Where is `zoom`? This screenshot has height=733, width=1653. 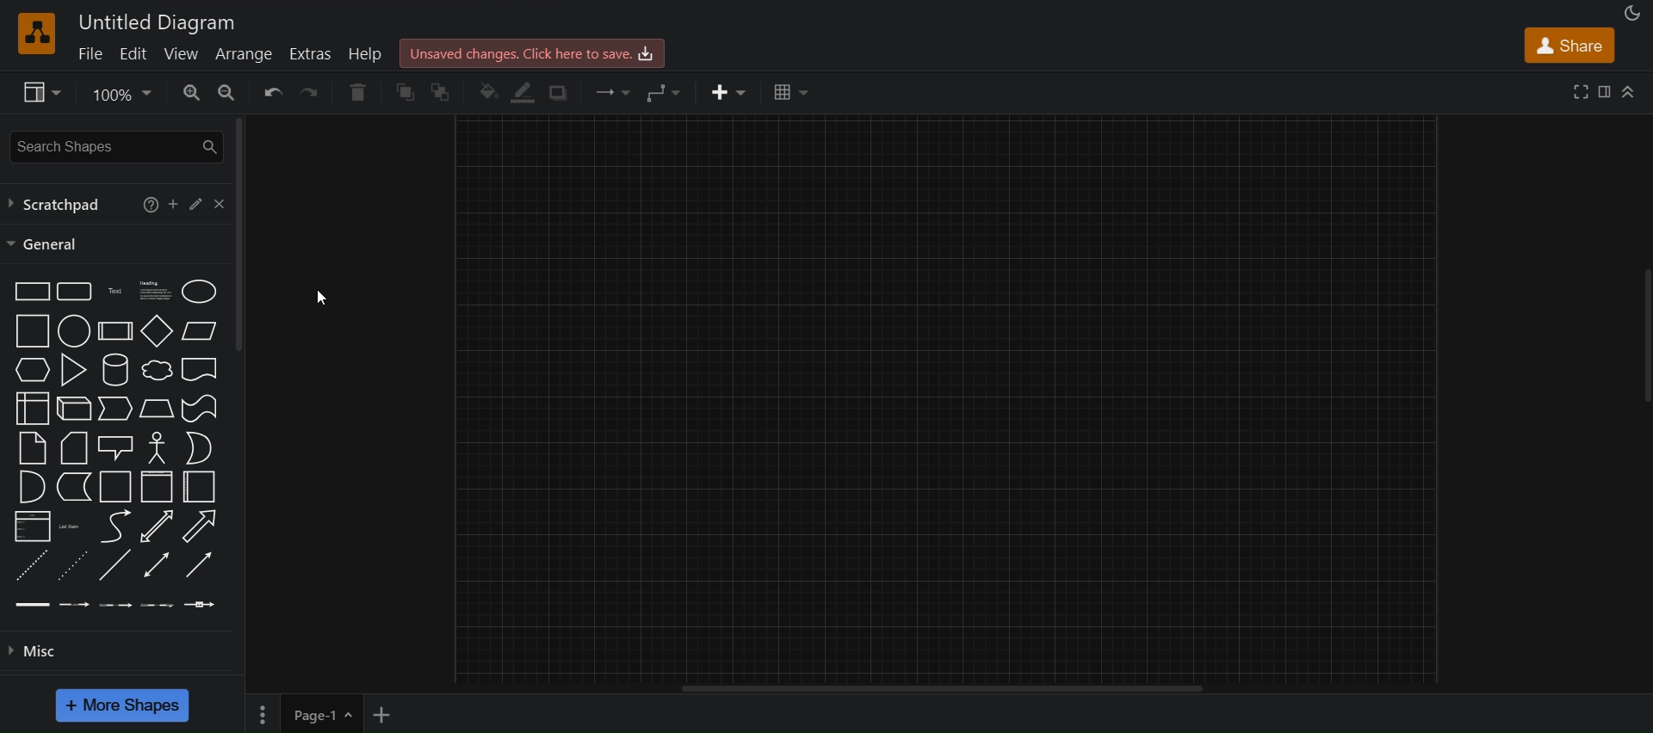
zoom is located at coordinates (120, 95).